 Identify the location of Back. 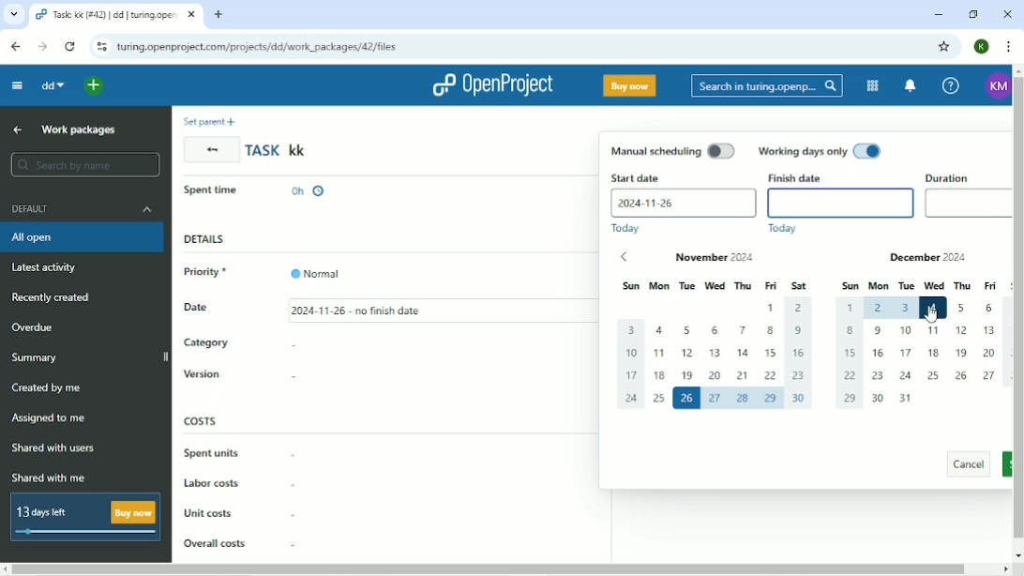
(15, 47).